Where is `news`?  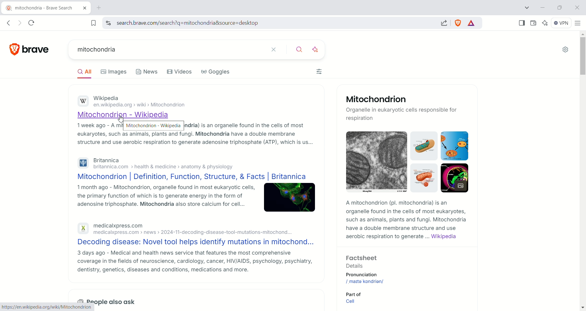 news is located at coordinates (147, 72).